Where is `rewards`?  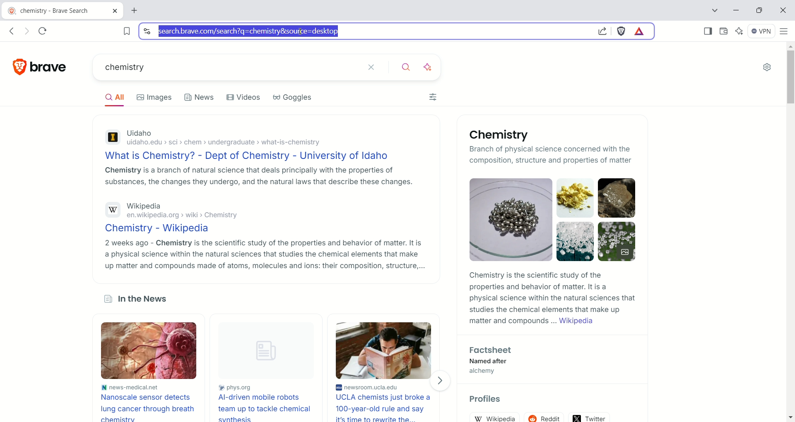 rewards is located at coordinates (641, 31).